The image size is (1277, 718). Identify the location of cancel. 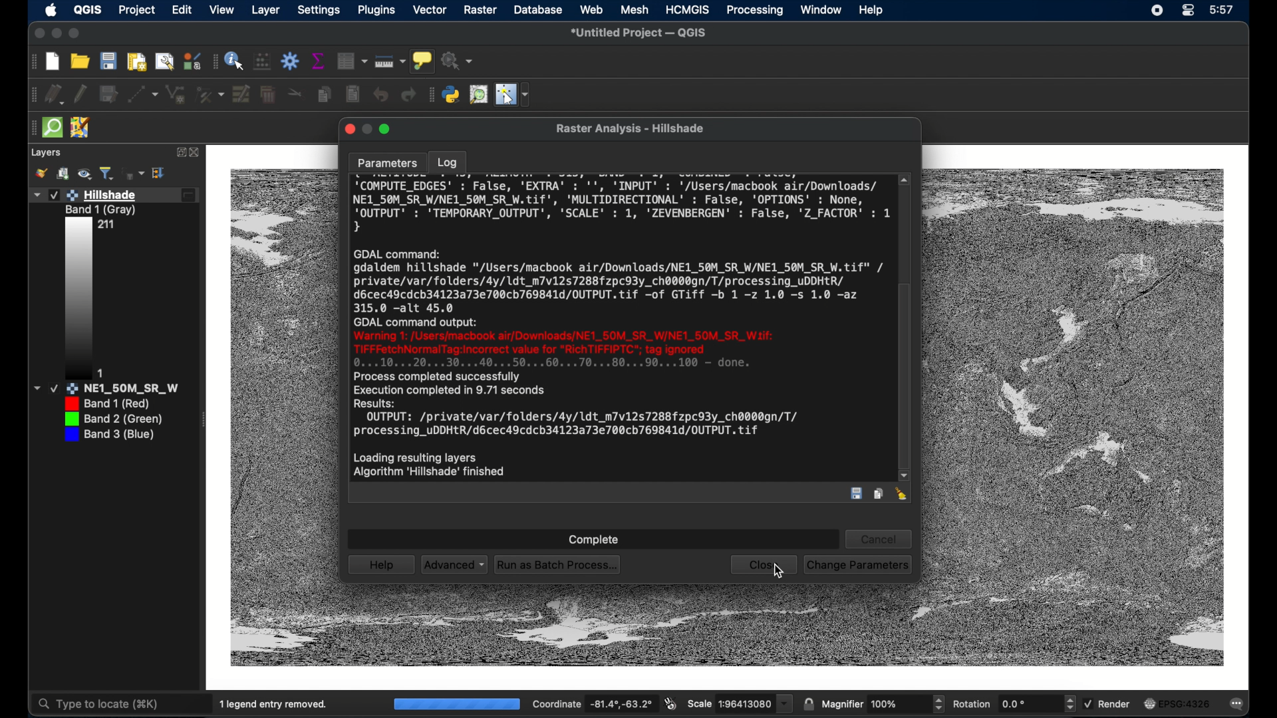
(879, 540).